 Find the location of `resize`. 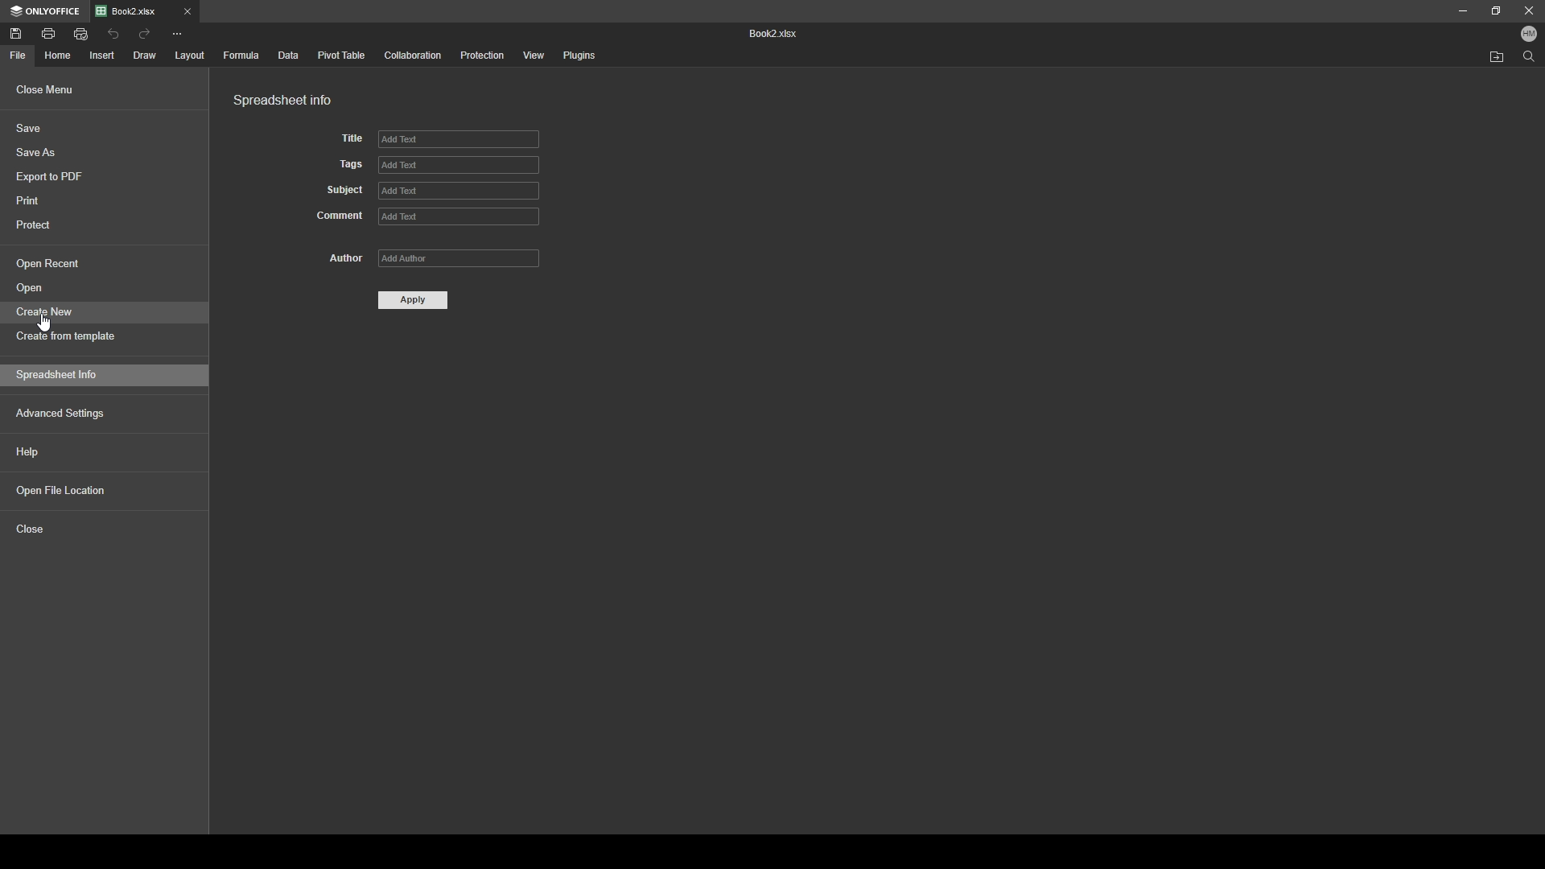

resize is located at coordinates (1498, 10).